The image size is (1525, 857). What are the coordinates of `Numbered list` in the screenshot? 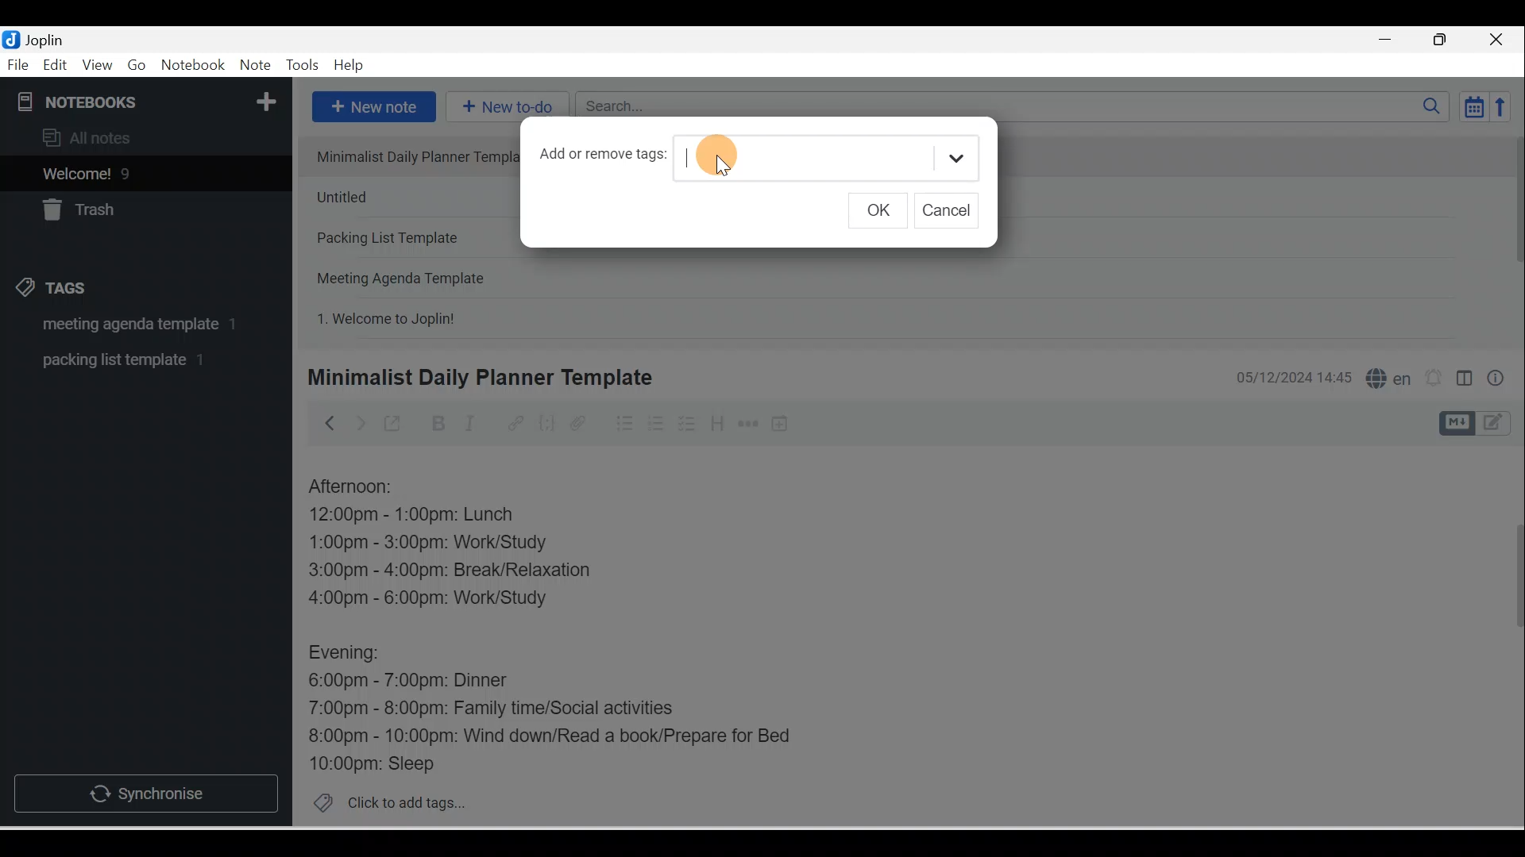 It's located at (656, 423).